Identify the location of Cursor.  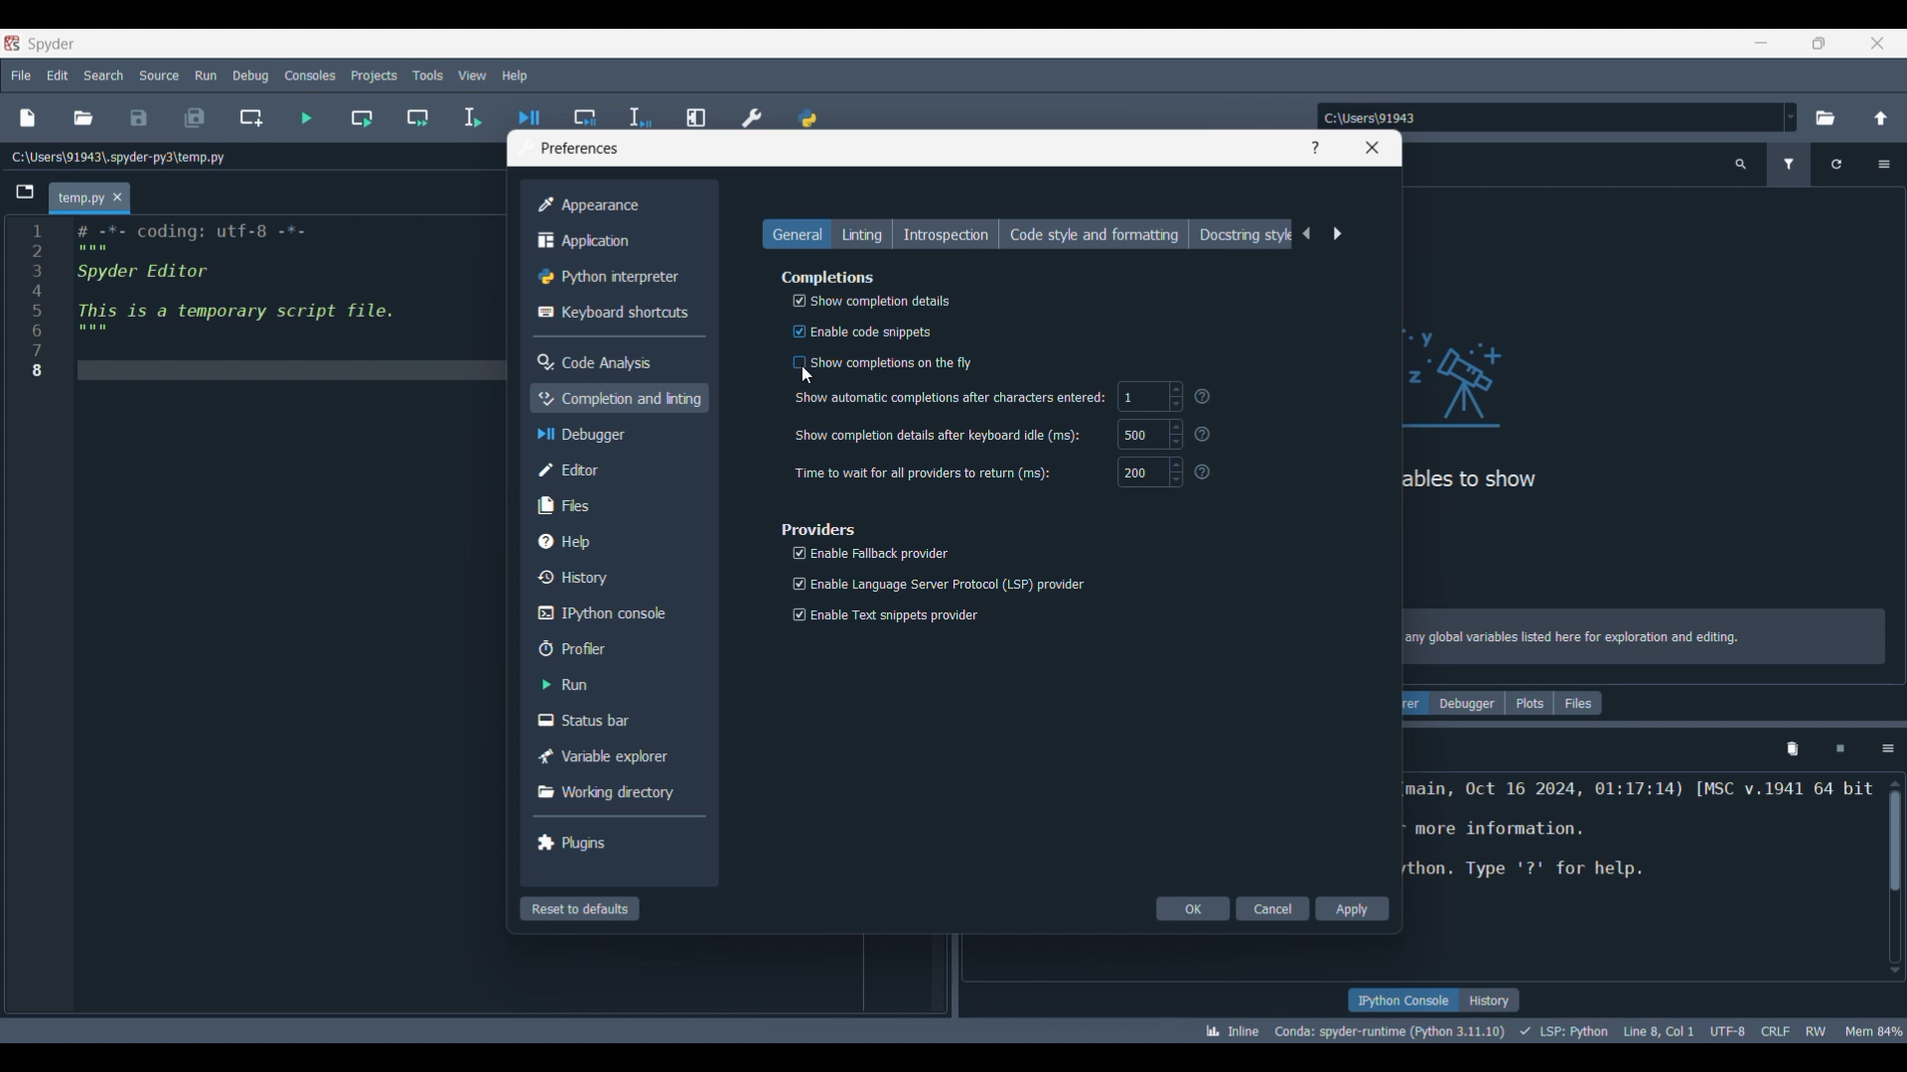
(803, 377).